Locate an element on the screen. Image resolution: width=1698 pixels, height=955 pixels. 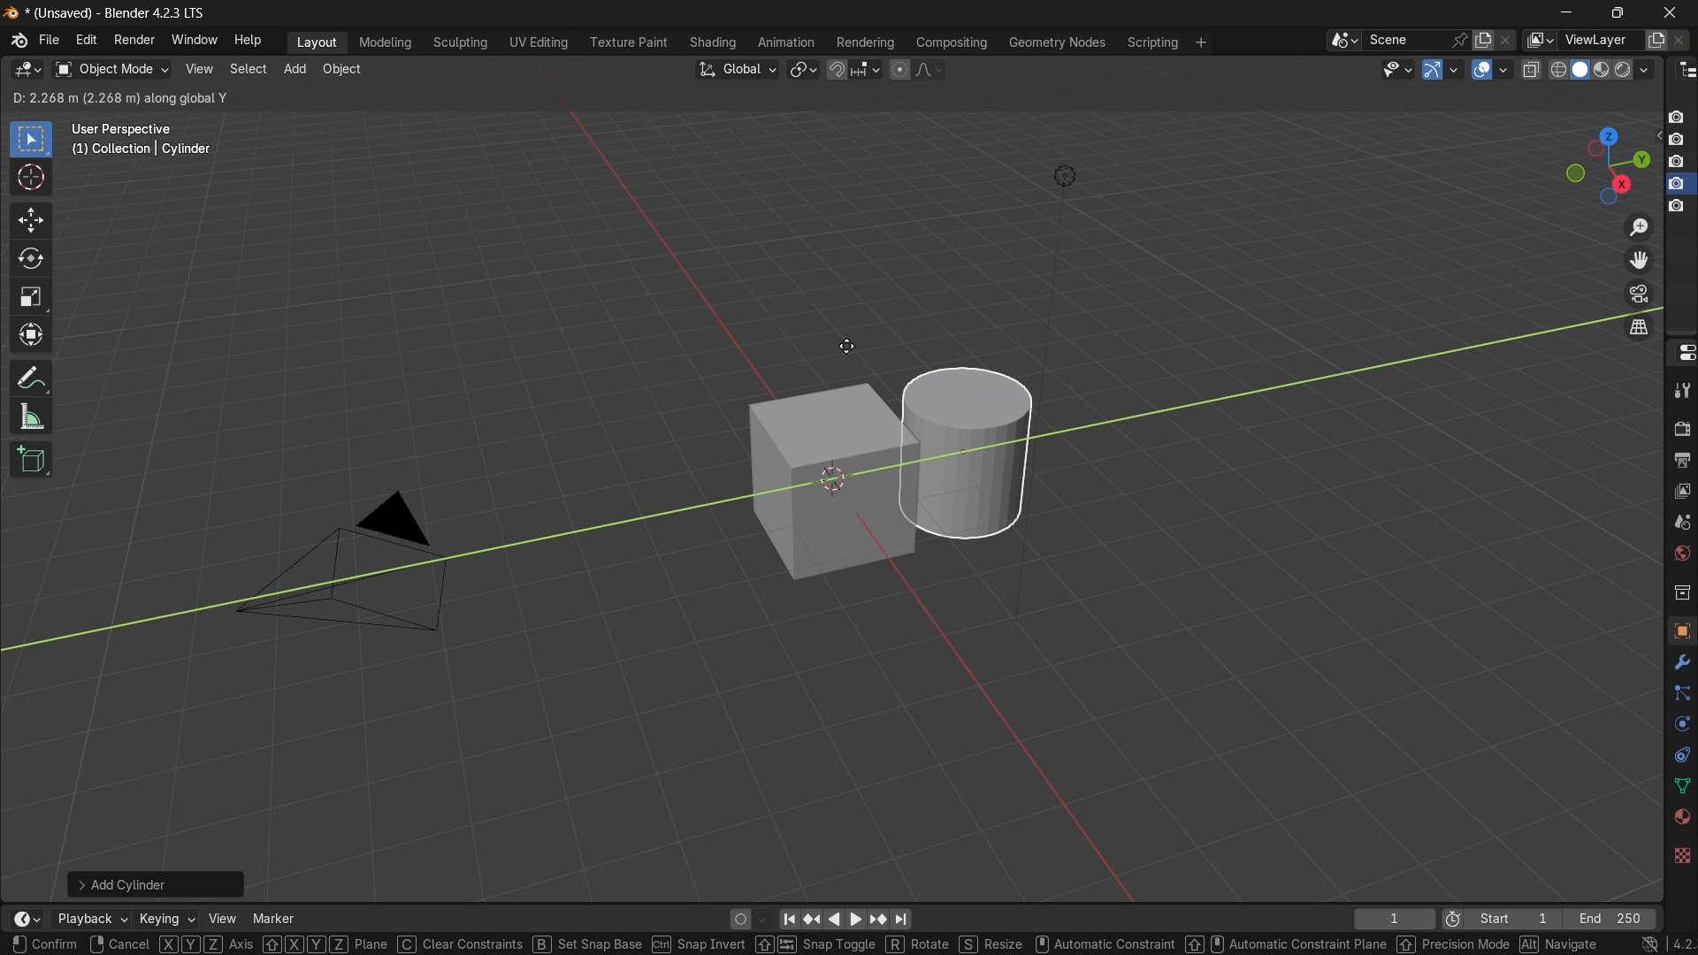
shading menu is located at coordinates (715, 43).